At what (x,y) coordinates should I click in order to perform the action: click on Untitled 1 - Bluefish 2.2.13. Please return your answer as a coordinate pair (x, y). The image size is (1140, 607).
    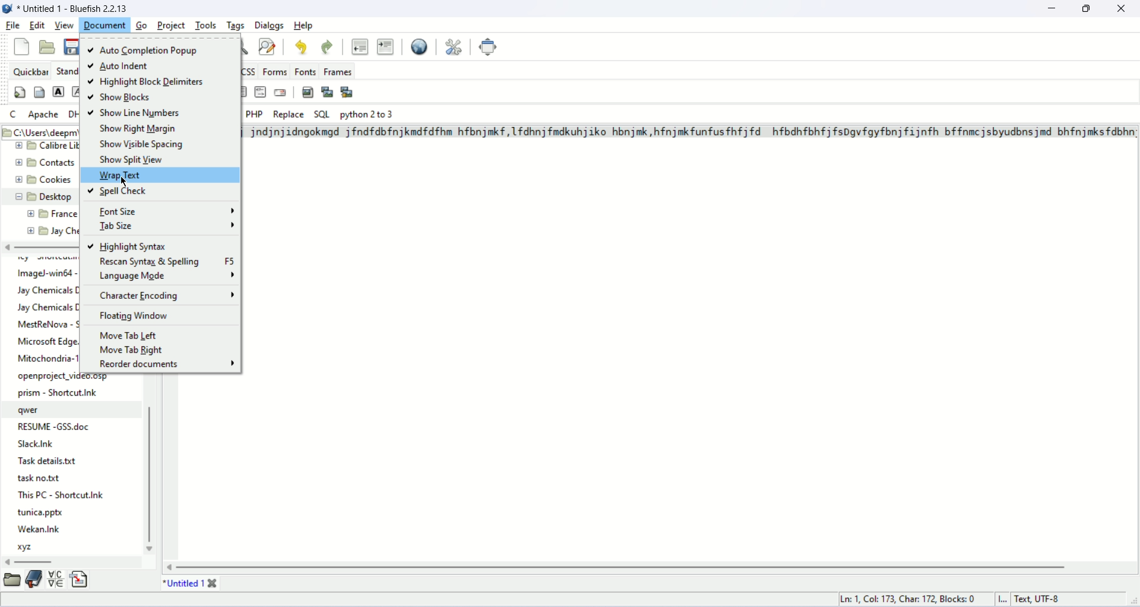
    Looking at the image, I should click on (74, 7).